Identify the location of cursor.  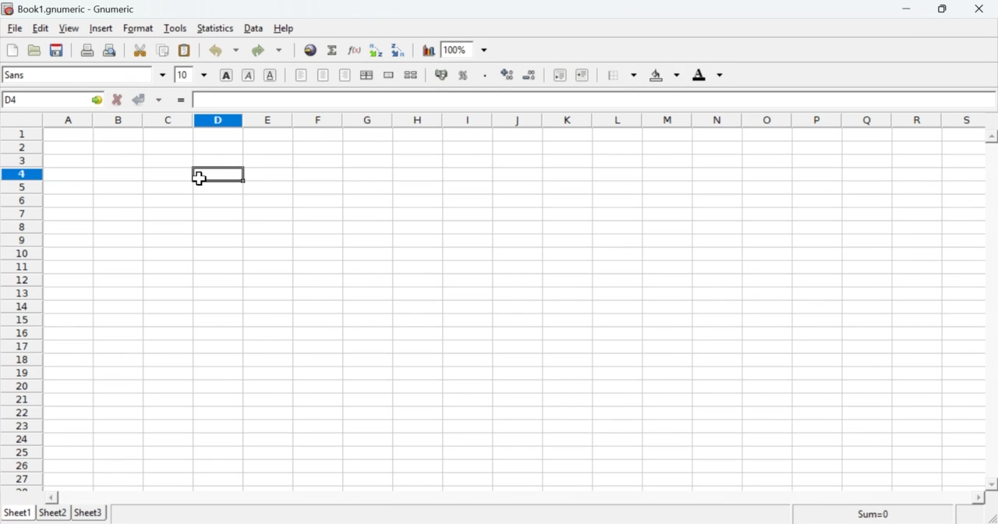
(200, 181).